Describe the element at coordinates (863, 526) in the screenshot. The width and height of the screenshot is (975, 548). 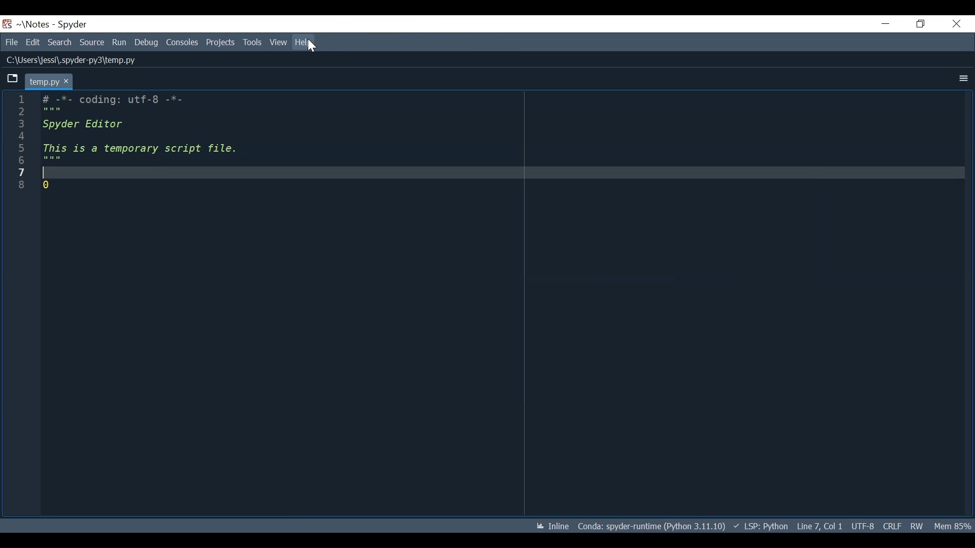
I see `UTF: 8` at that location.